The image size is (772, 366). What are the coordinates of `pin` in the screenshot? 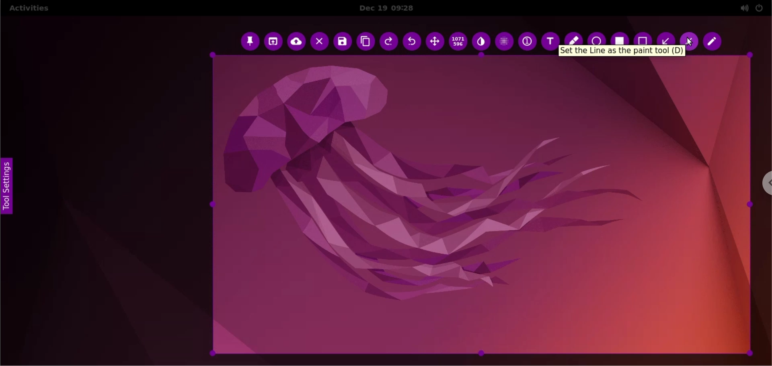 It's located at (250, 42).